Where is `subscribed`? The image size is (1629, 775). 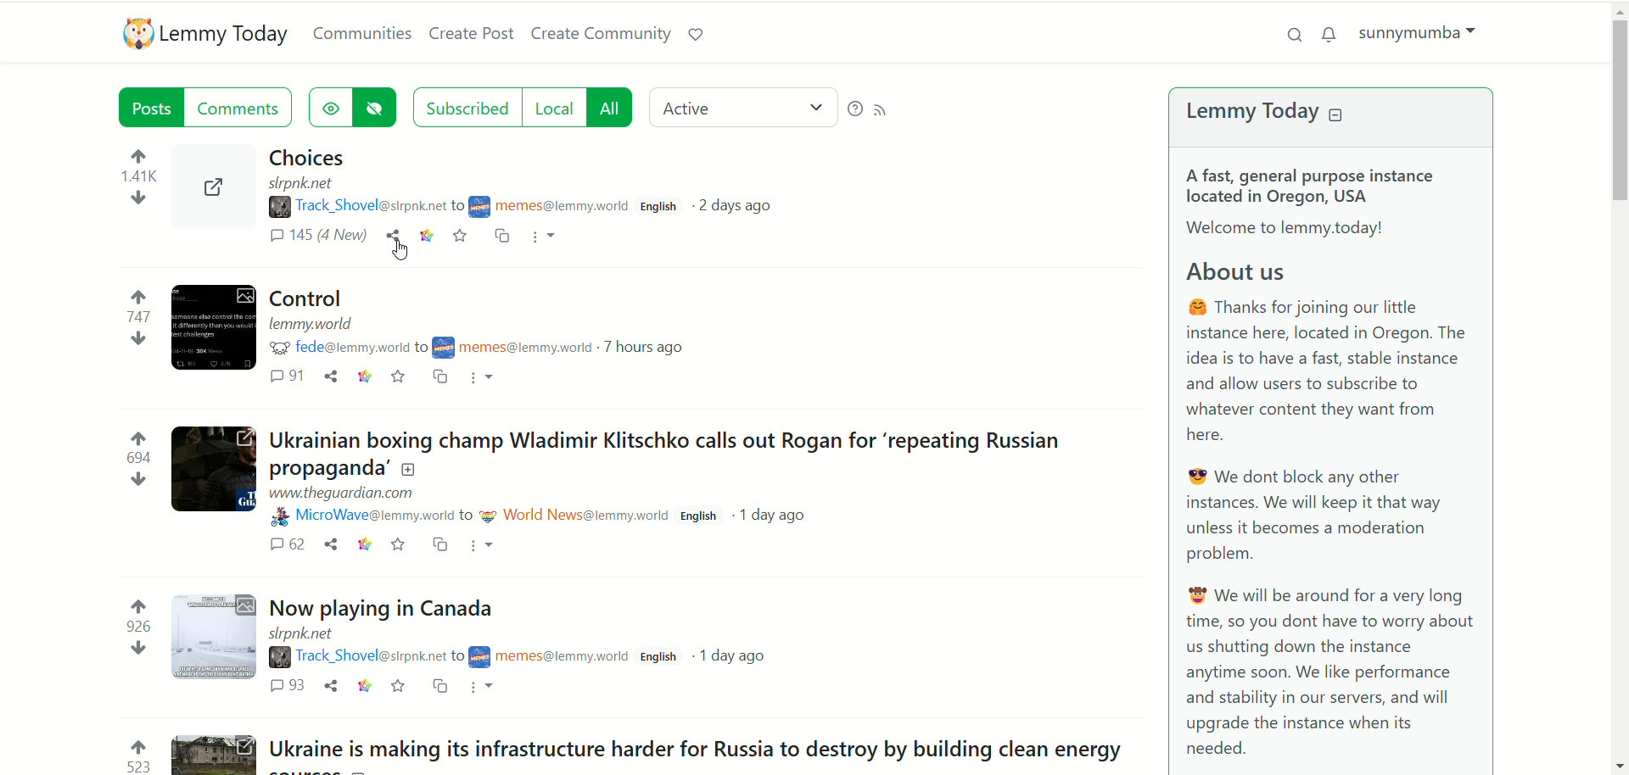
subscribed is located at coordinates (464, 105).